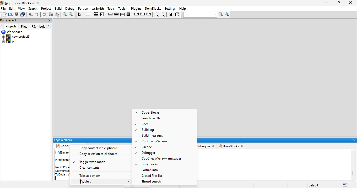 The image size is (357, 188). Describe the element at coordinates (30, 15) in the screenshot. I see `undo` at that location.